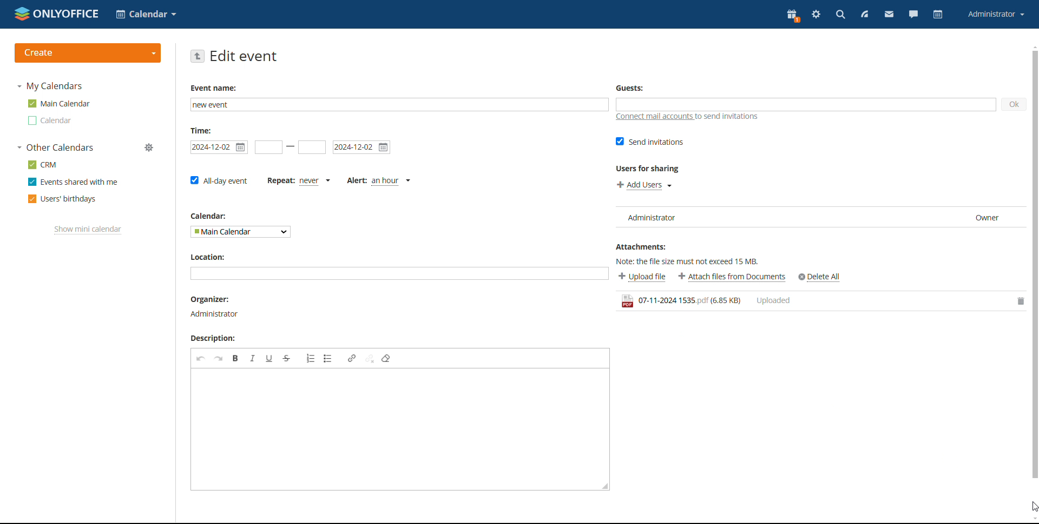 The width and height of the screenshot is (1039, 524). Describe the element at coordinates (41, 164) in the screenshot. I see `crm` at that location.